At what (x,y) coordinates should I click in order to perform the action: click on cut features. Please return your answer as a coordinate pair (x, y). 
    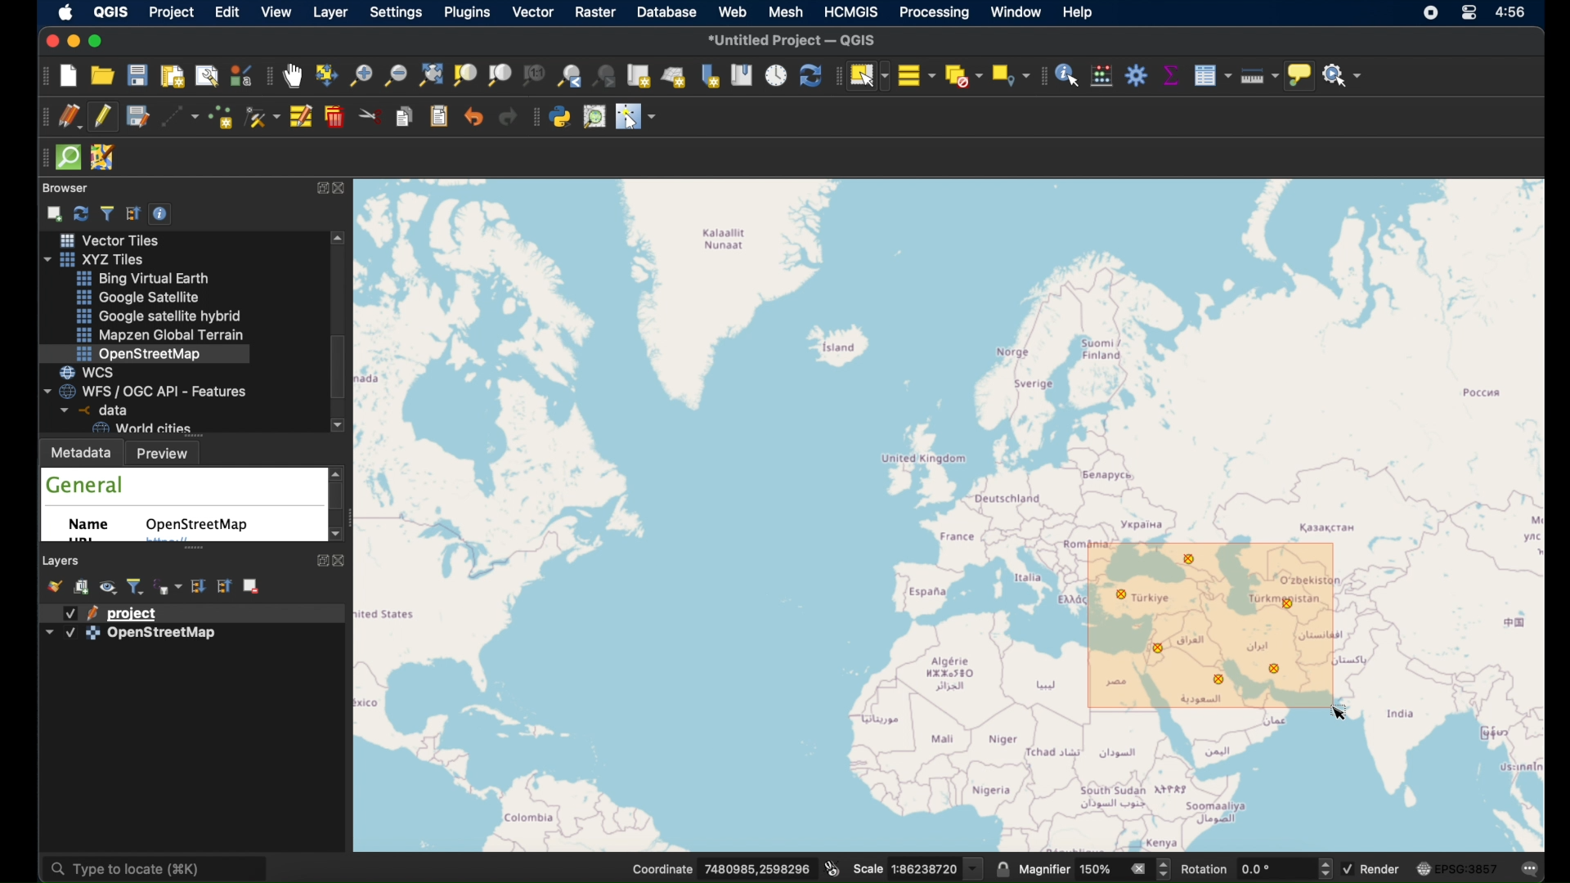
    Looking at the image, I should click on (371, 116).